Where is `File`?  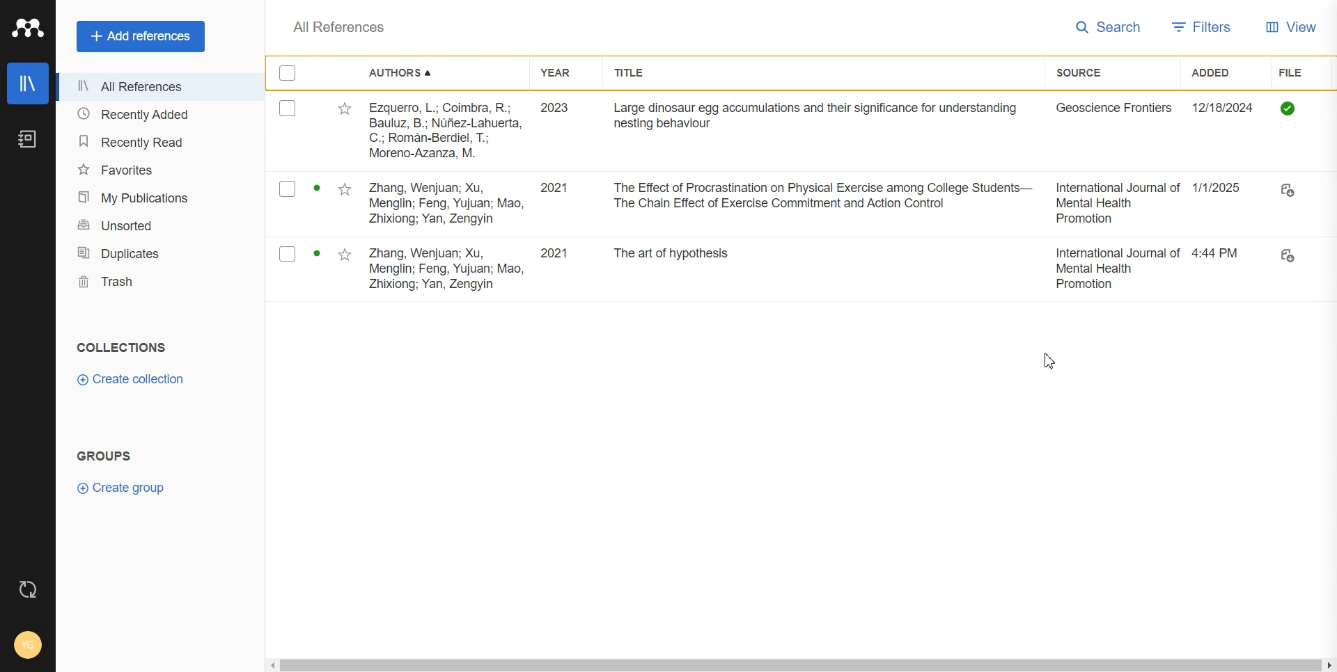 File is located at coordinates (1292, 72).